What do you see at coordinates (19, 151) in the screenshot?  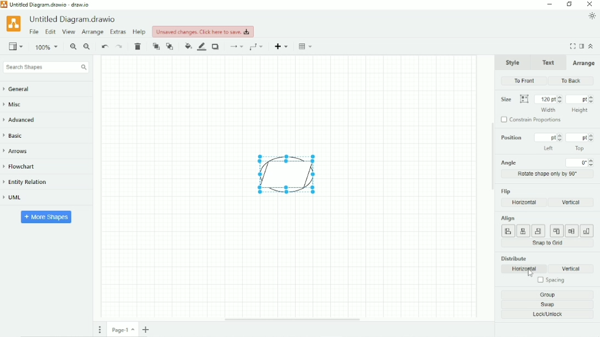 I see `Arrows` at bounding box center [19, 151].